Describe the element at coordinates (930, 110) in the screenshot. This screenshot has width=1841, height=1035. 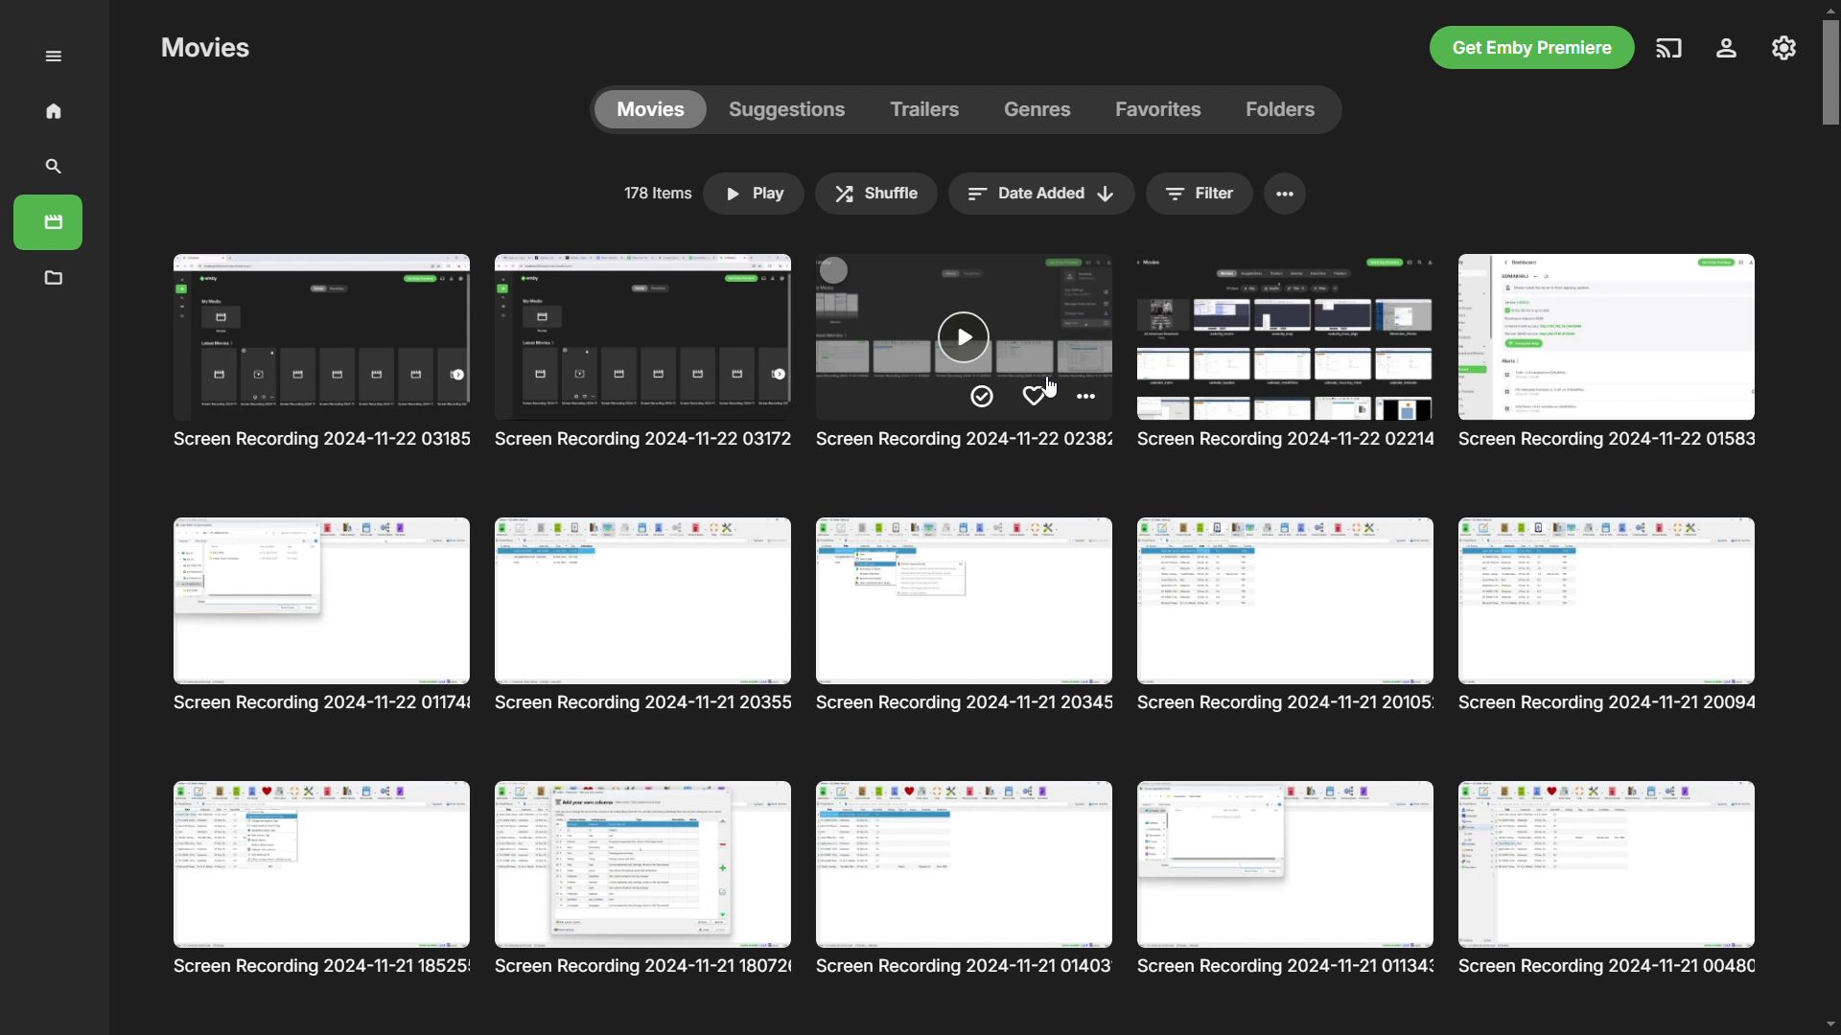
I see `trailers` at that location.